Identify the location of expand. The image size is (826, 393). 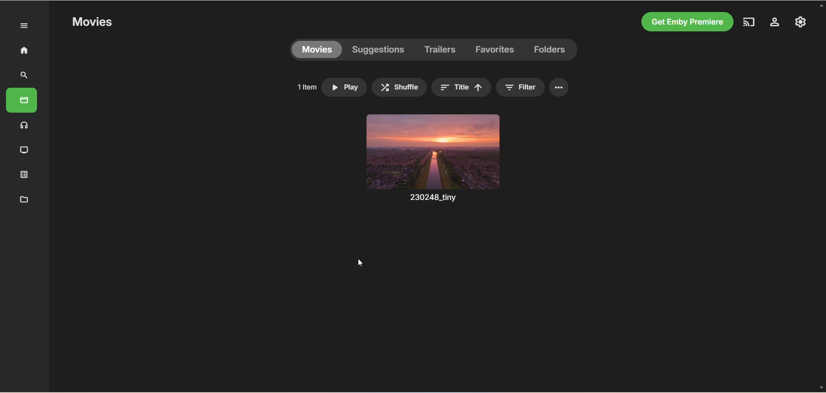
(22, 25).